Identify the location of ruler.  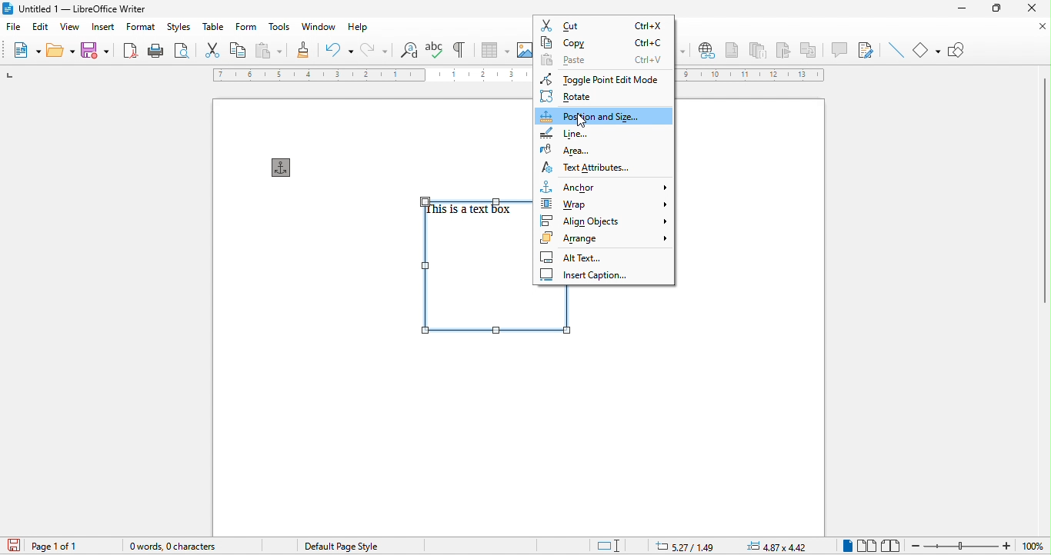
(367, 76).